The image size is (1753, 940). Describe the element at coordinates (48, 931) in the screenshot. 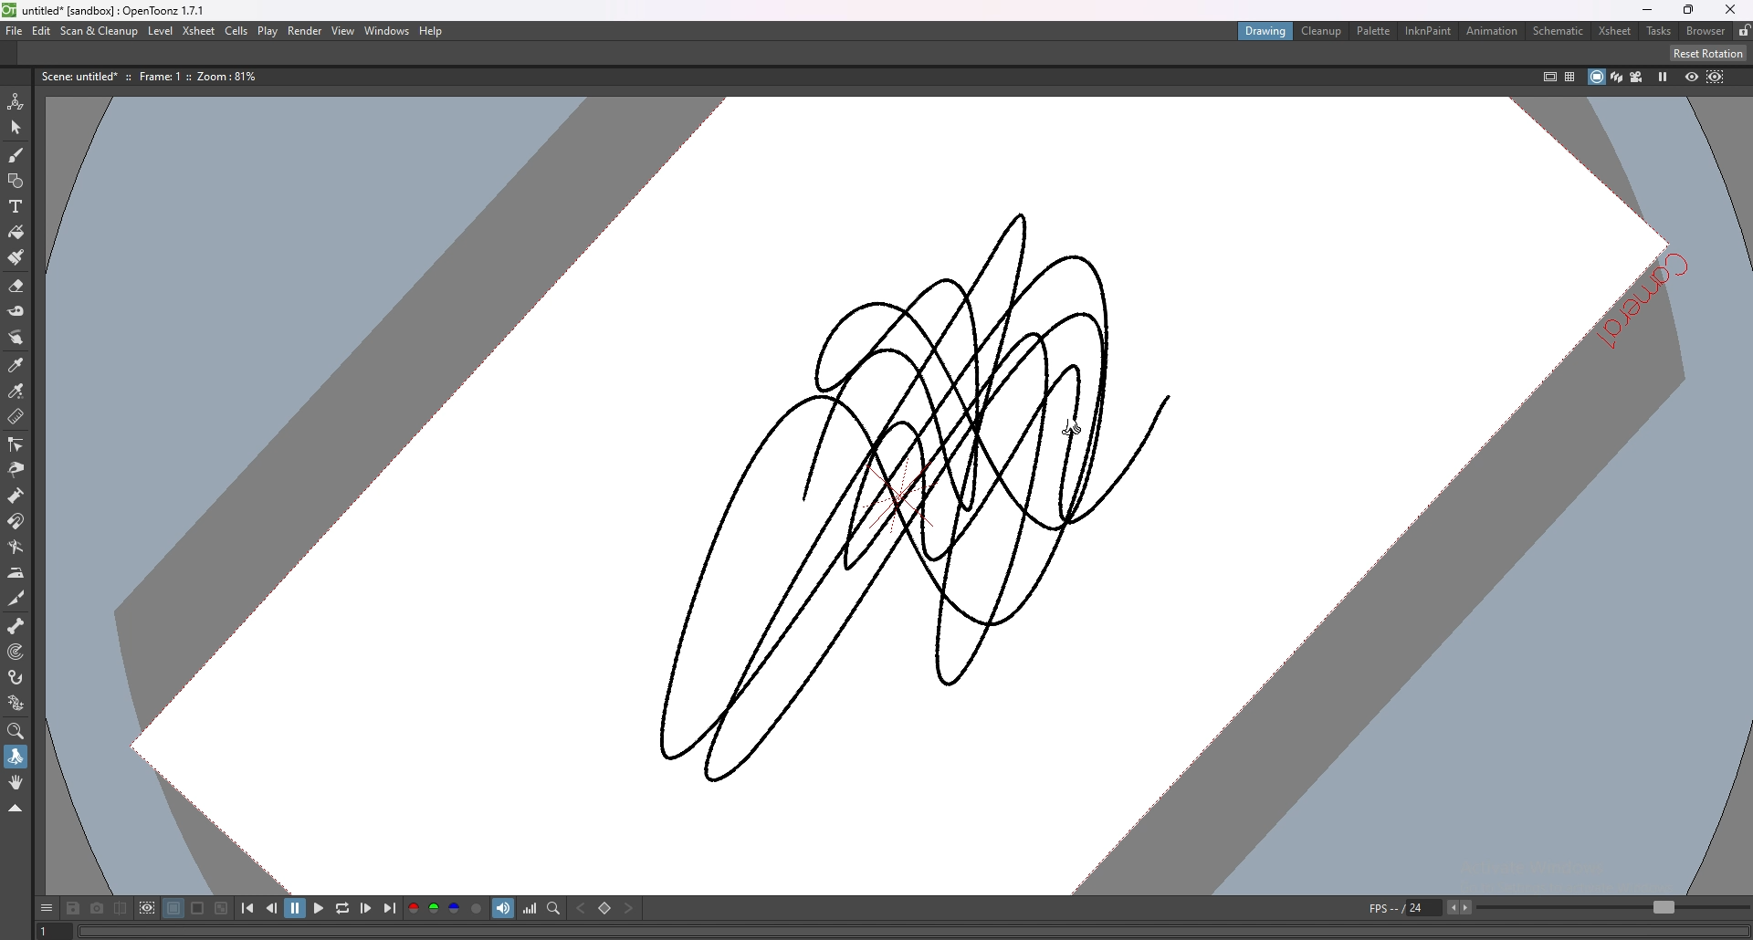

I see `1` at that location.